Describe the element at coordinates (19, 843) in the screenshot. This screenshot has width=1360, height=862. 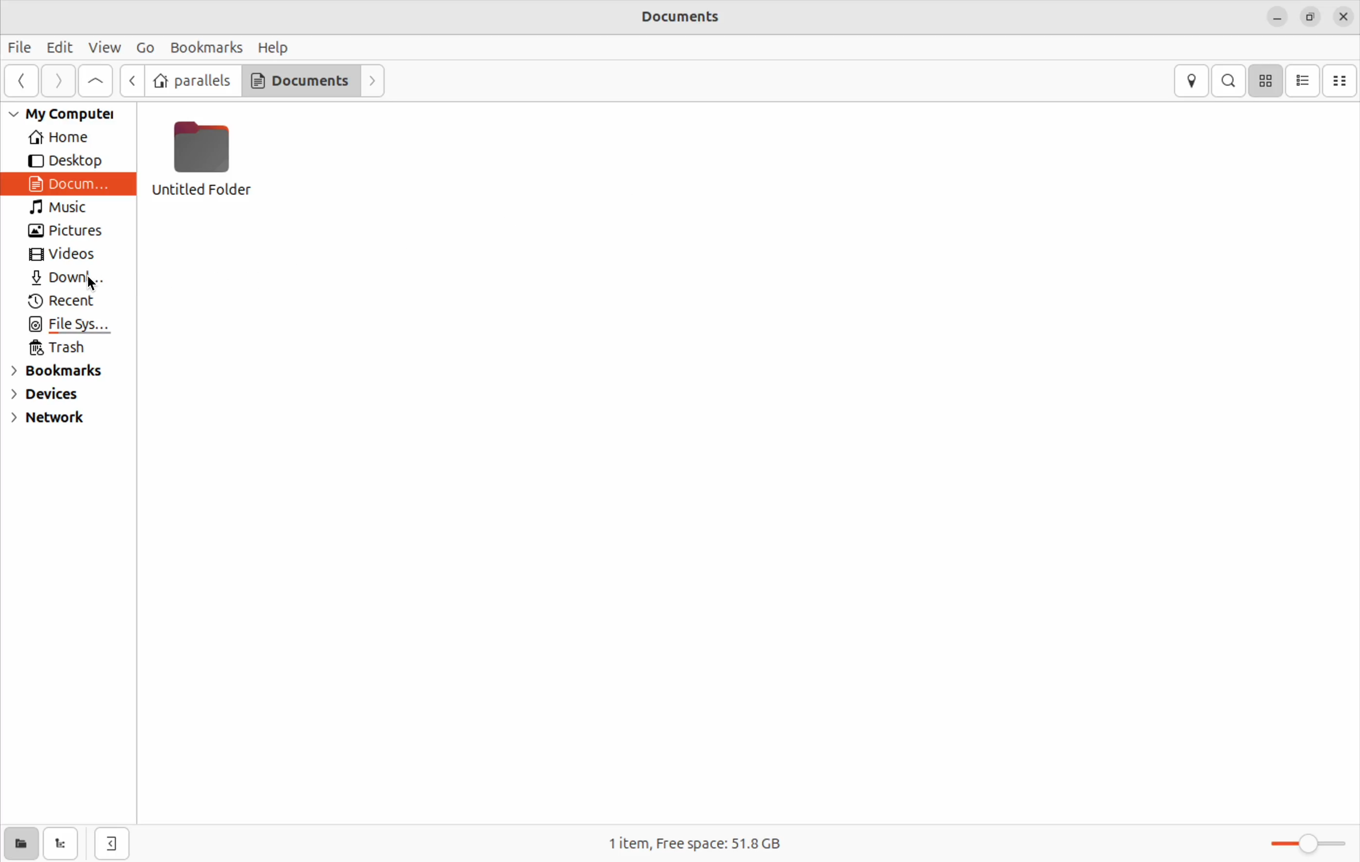
I see `show places` at that location.